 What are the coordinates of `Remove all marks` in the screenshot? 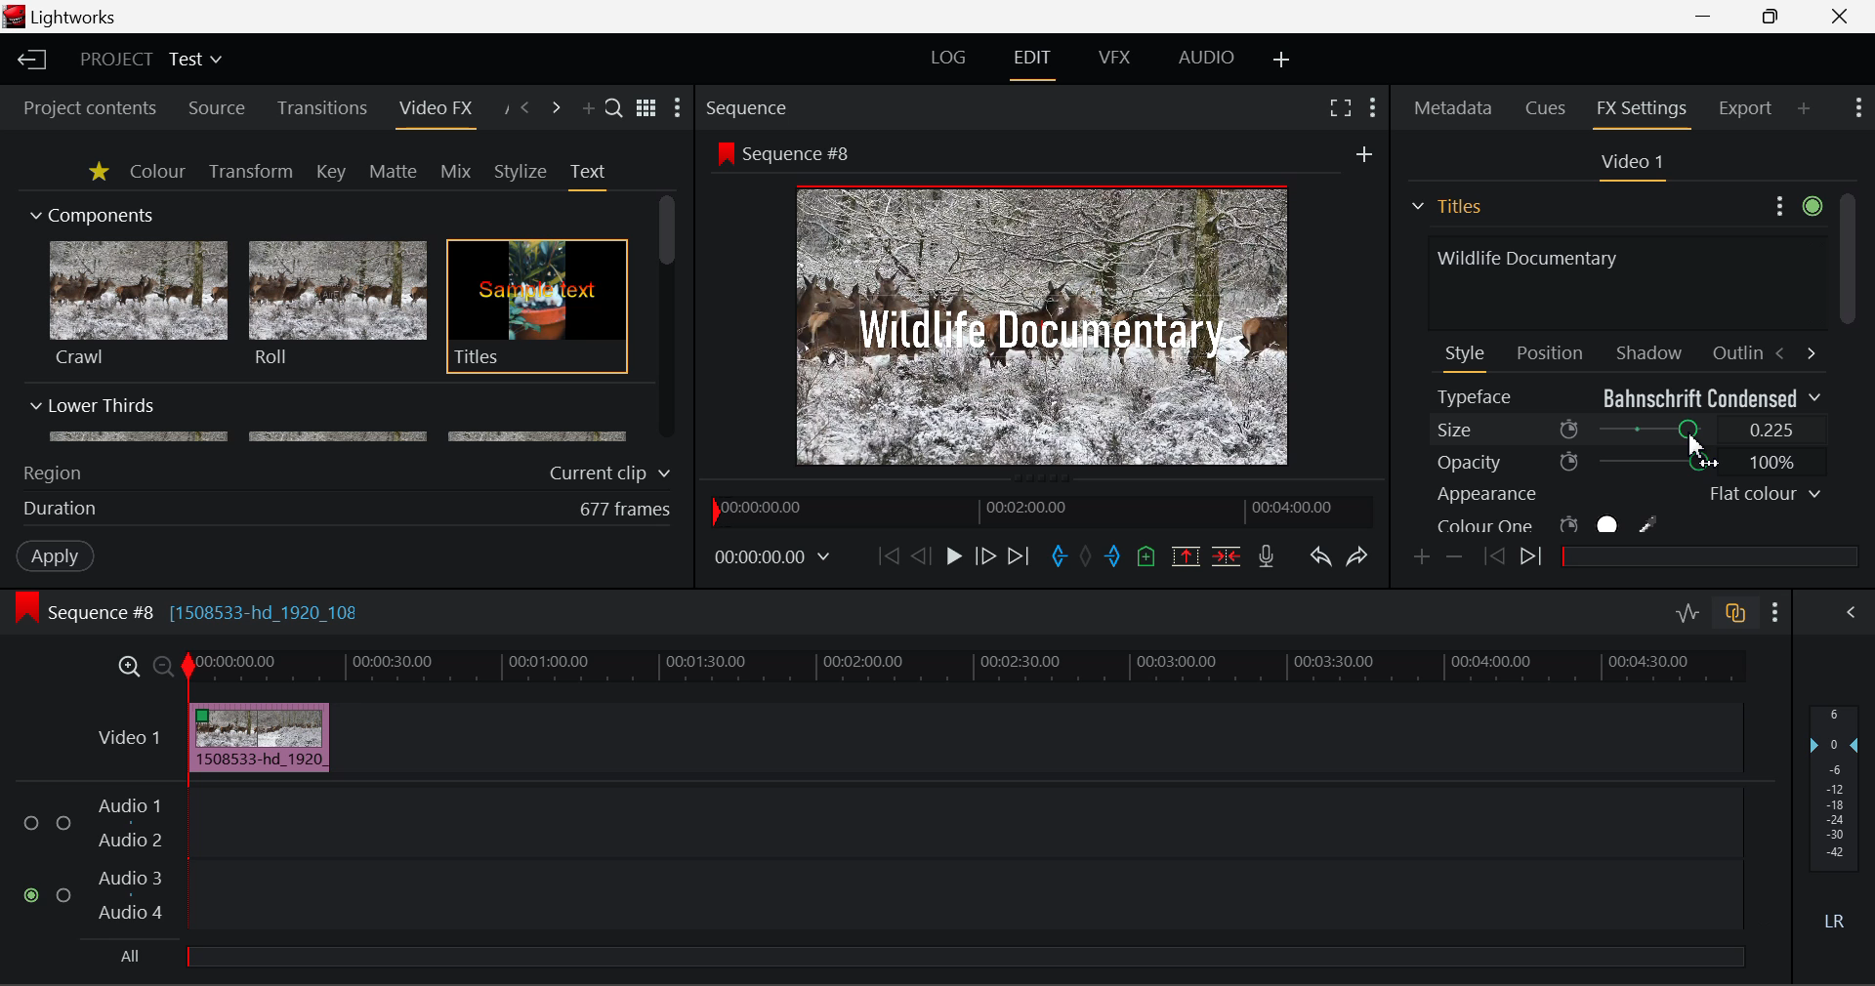 It's located at (1088, 558).